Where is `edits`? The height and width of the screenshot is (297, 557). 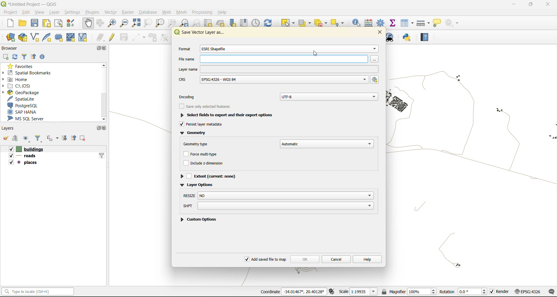
edits is located at coordinates (101, 37).